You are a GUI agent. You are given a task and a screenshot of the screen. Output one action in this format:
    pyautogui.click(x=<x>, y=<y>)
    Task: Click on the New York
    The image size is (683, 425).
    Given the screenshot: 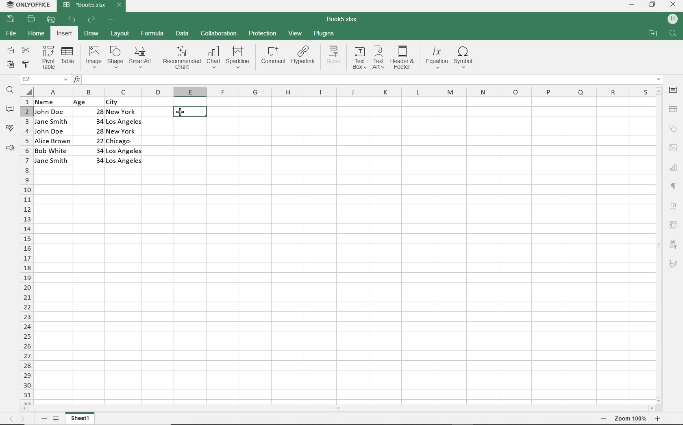 What is the action you would take?
    pyautogui.click(x=122, y=131)
    